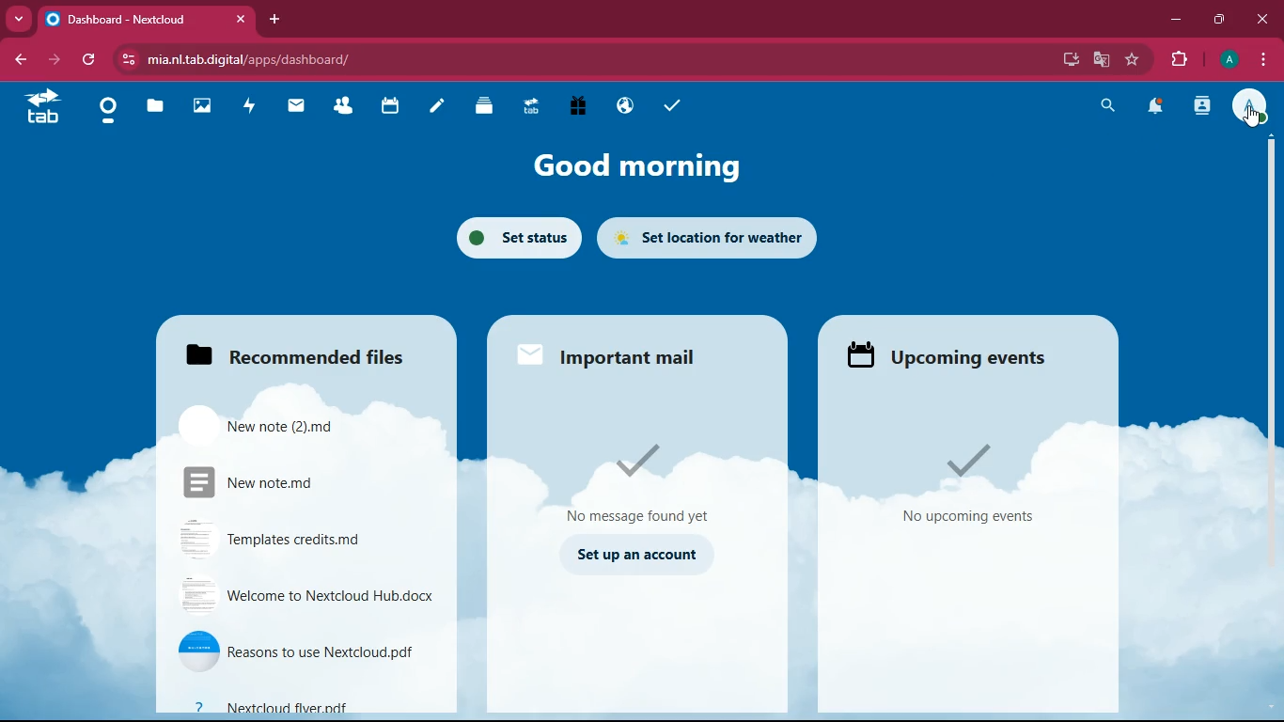  What do you see at coordinates (1248, 107) in the screenshot?
I see `profile` at bounding box center [1248, 107].